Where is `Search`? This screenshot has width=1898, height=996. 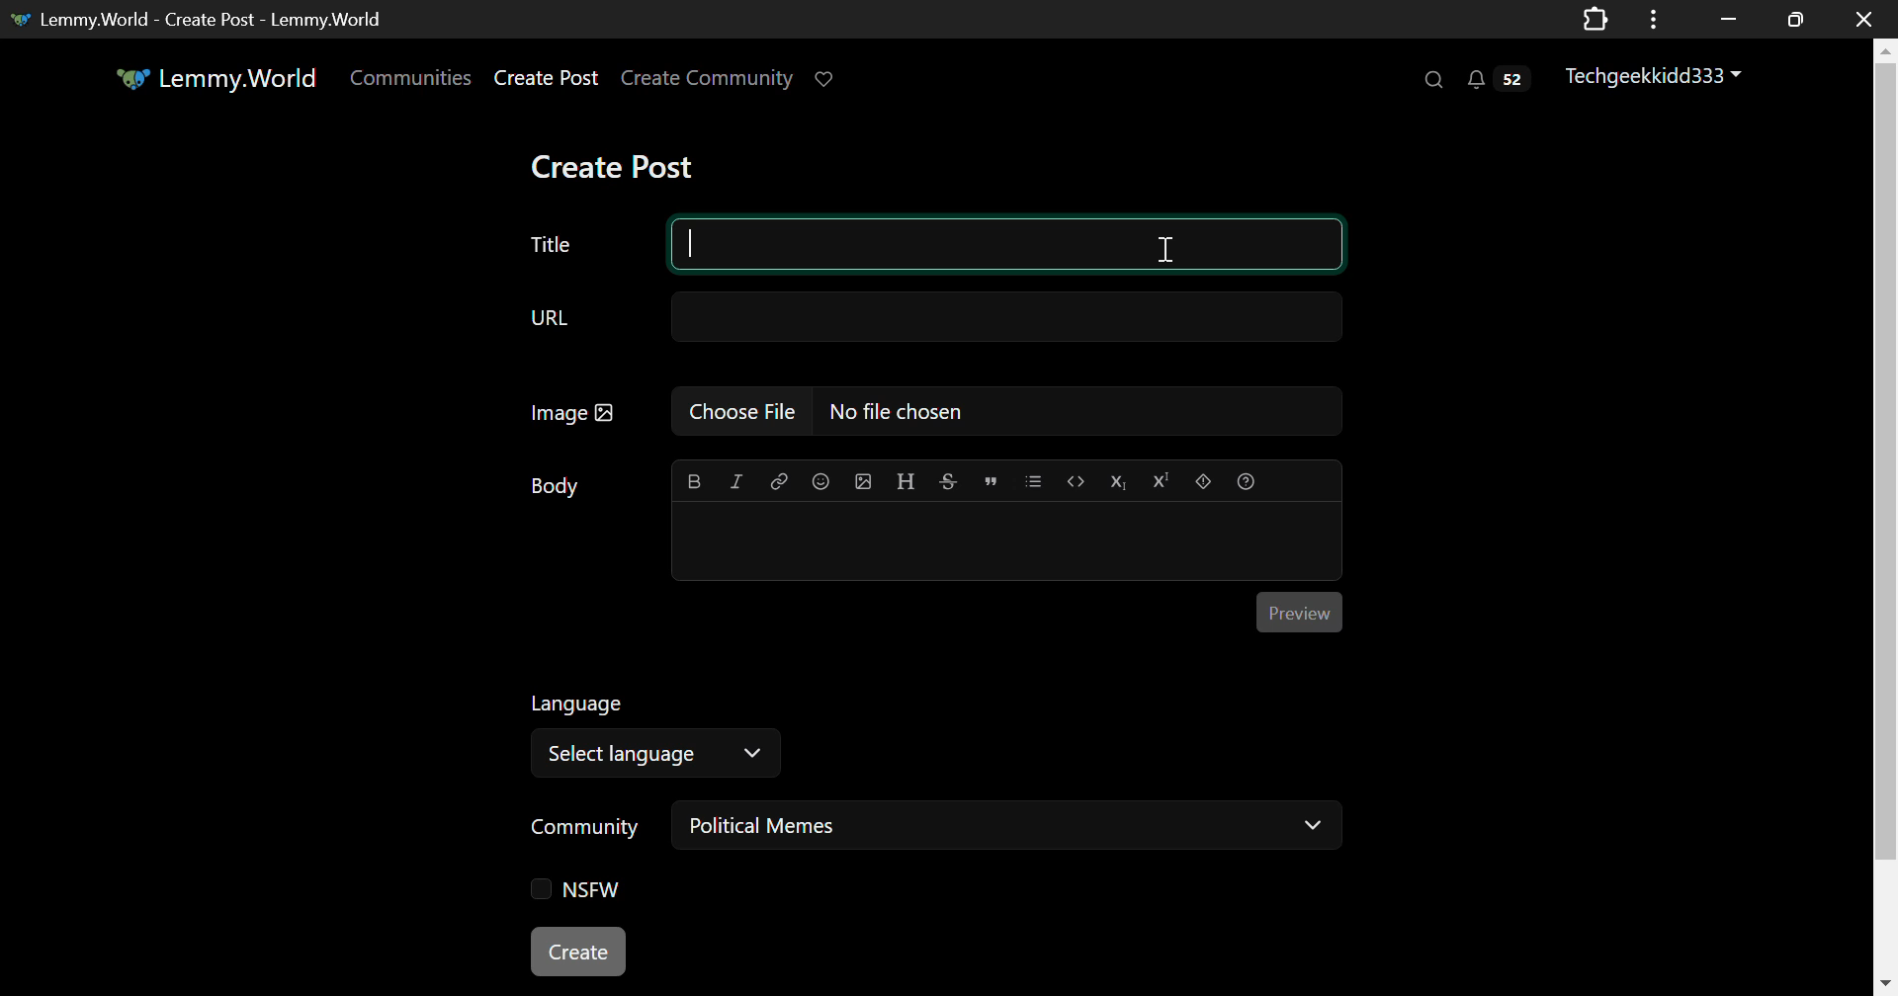 Search is located at coordinates (1435, 81).